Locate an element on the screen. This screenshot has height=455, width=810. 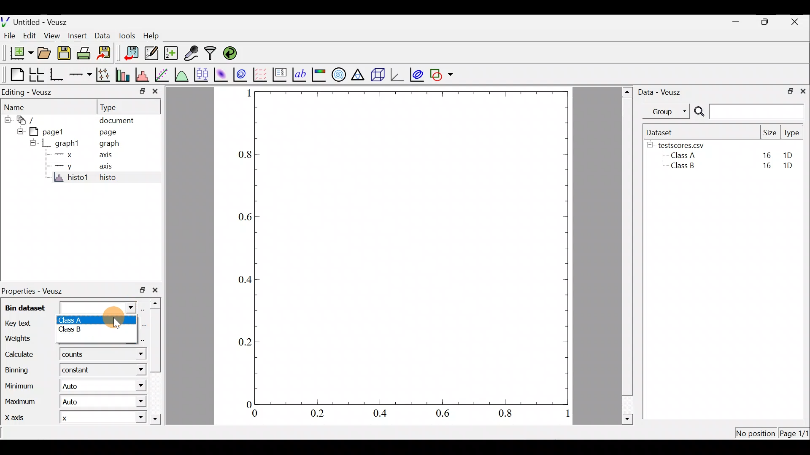
Minimum is located at coordinates (21, 385).